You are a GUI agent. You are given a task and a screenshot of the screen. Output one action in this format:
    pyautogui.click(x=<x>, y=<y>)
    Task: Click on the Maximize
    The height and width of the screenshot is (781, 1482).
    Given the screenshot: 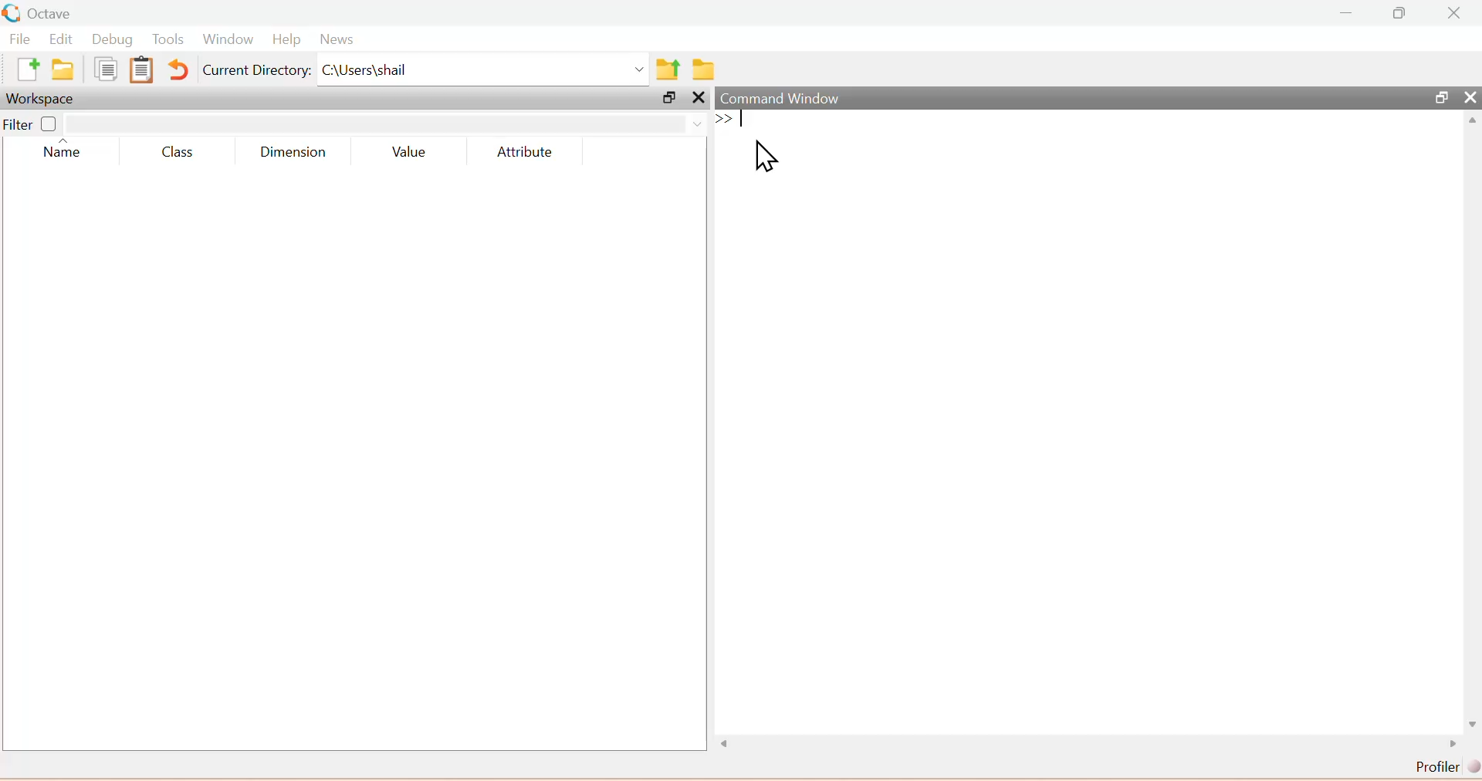 What is the action you would take?
    pyautogui.click(x=1439, y=97)
    